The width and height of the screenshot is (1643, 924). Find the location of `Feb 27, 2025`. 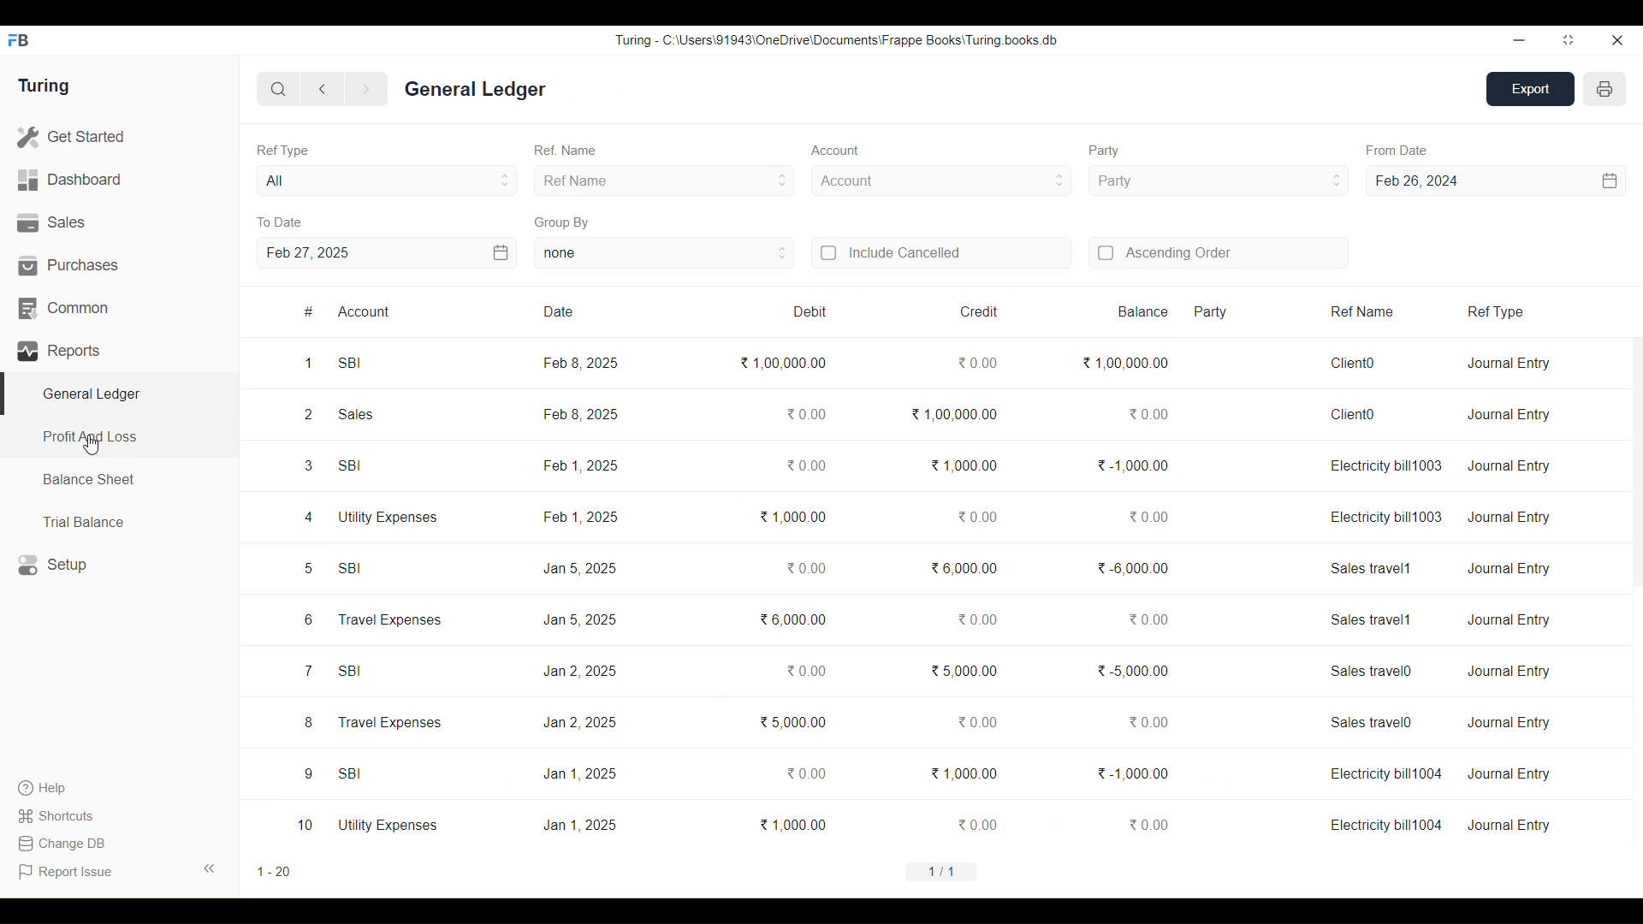

Feb 27, 2025 is located at coordinates (307, 252).